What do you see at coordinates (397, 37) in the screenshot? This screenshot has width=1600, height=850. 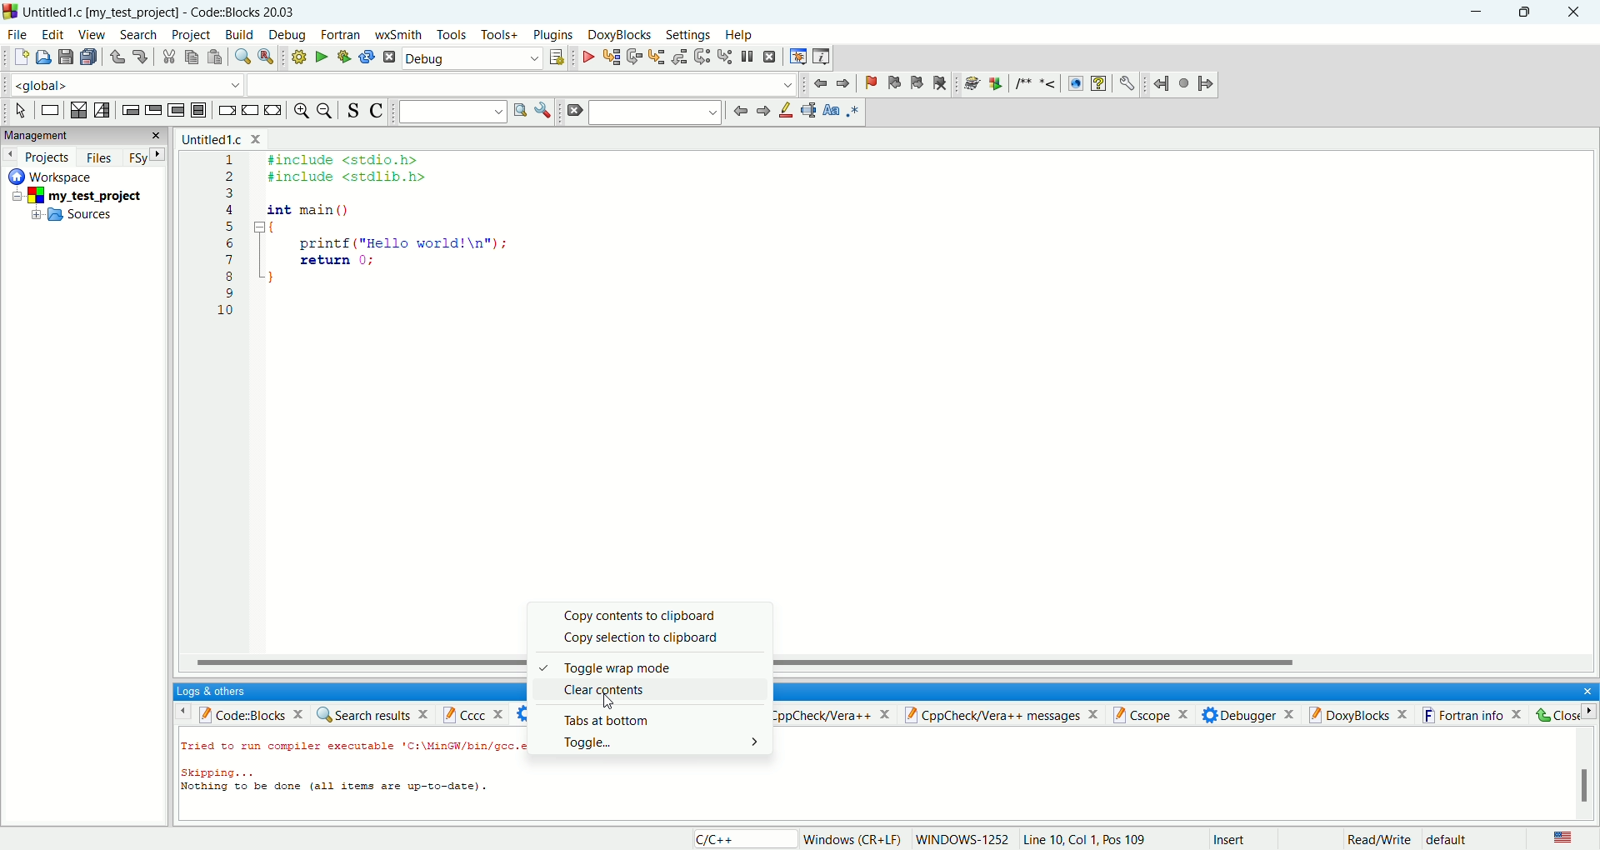 I see `wxSmith` at bounding box center [397, 37].